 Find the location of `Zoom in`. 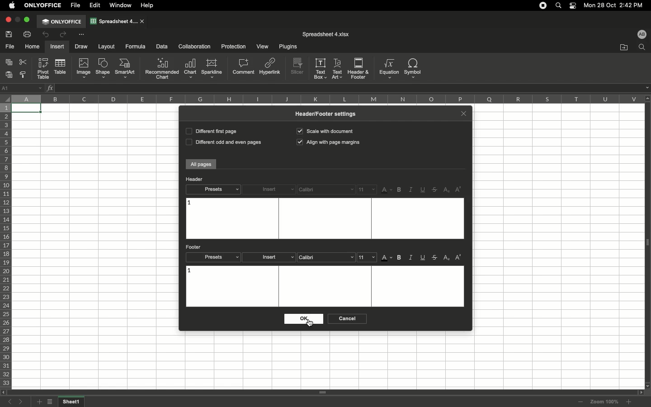

Zoom in is located at coordinates (628, 402).